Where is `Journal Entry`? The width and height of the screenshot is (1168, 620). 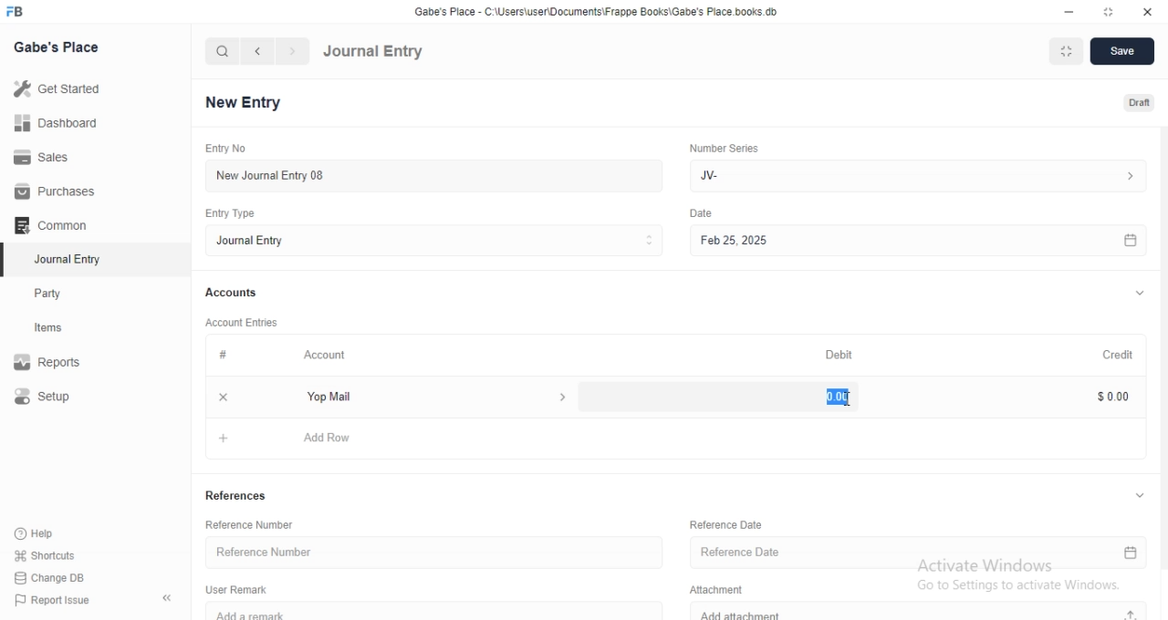
Journal Entry is located at coordinates (374, 52).